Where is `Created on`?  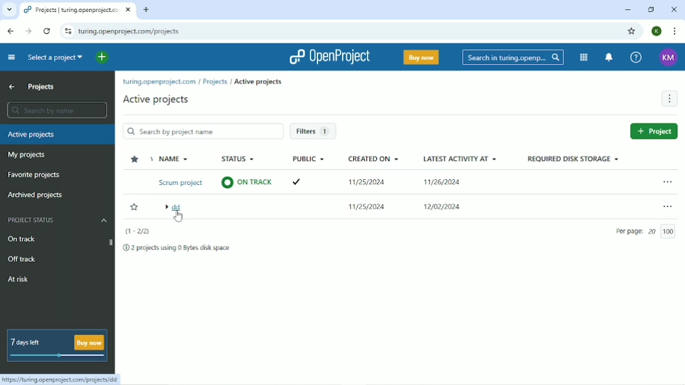
Created on is located at coordinates (368, 184).